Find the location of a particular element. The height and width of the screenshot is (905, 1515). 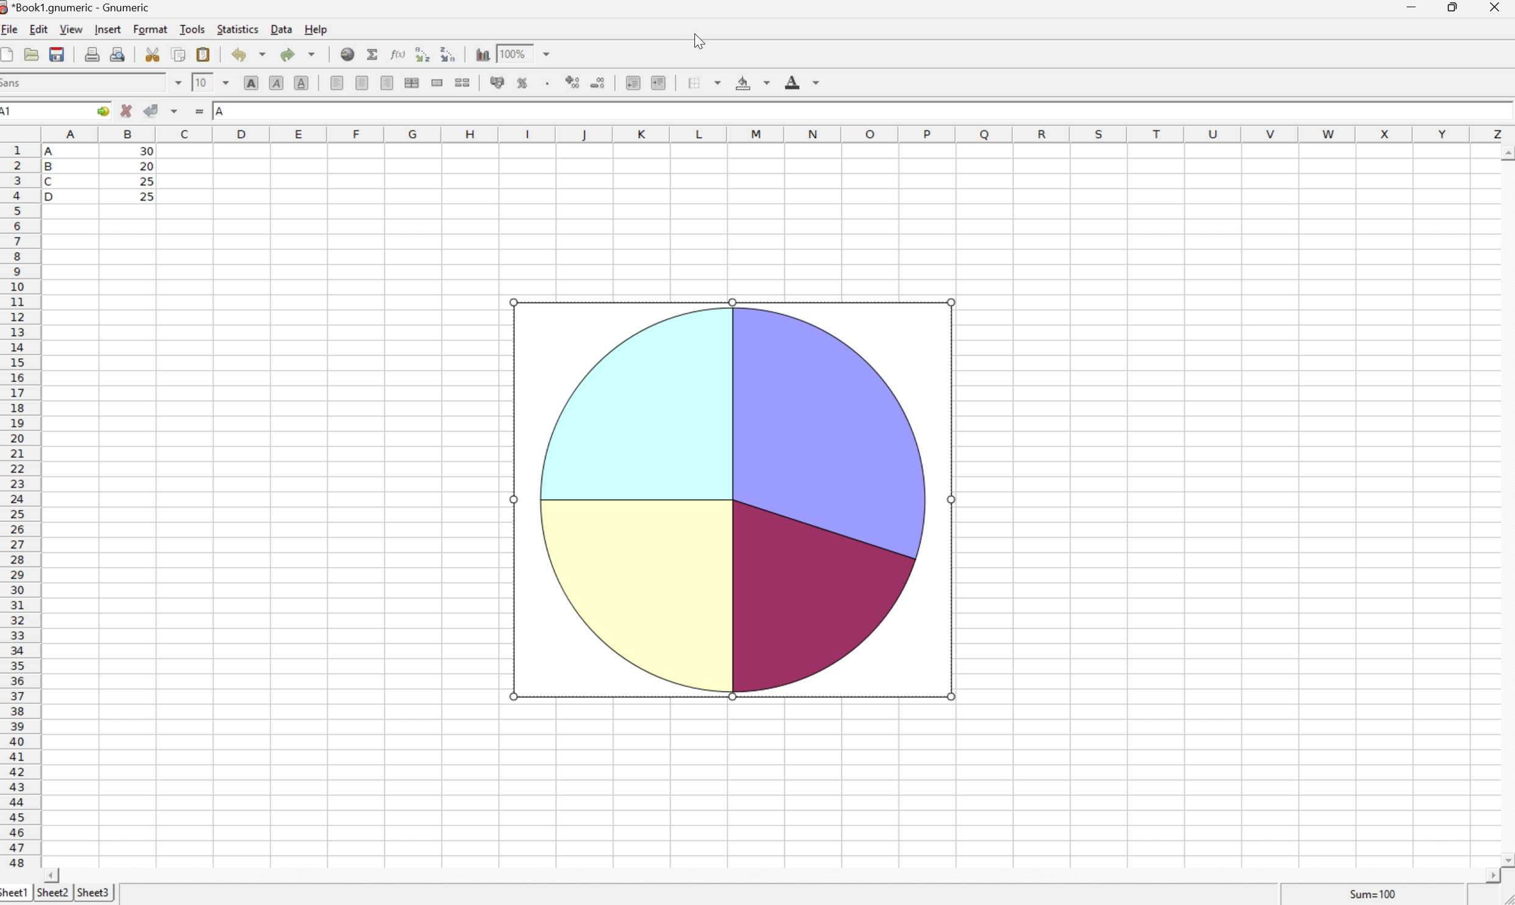

Redo is located at coordinates (297, 52).